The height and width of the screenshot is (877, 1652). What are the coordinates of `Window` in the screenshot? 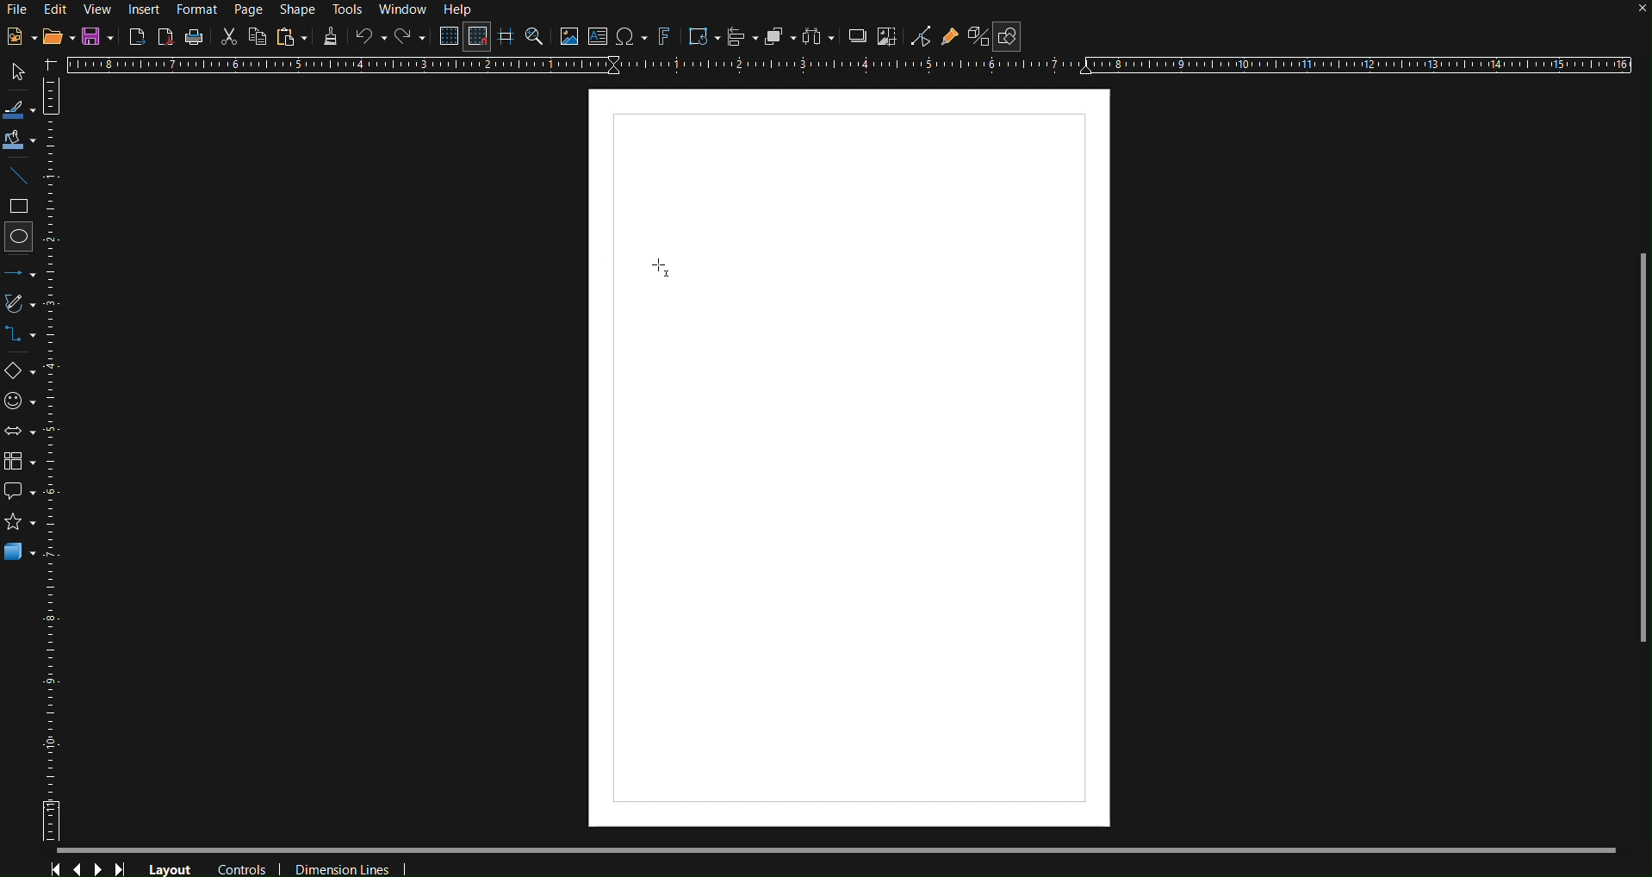 It's located at (407, 11).